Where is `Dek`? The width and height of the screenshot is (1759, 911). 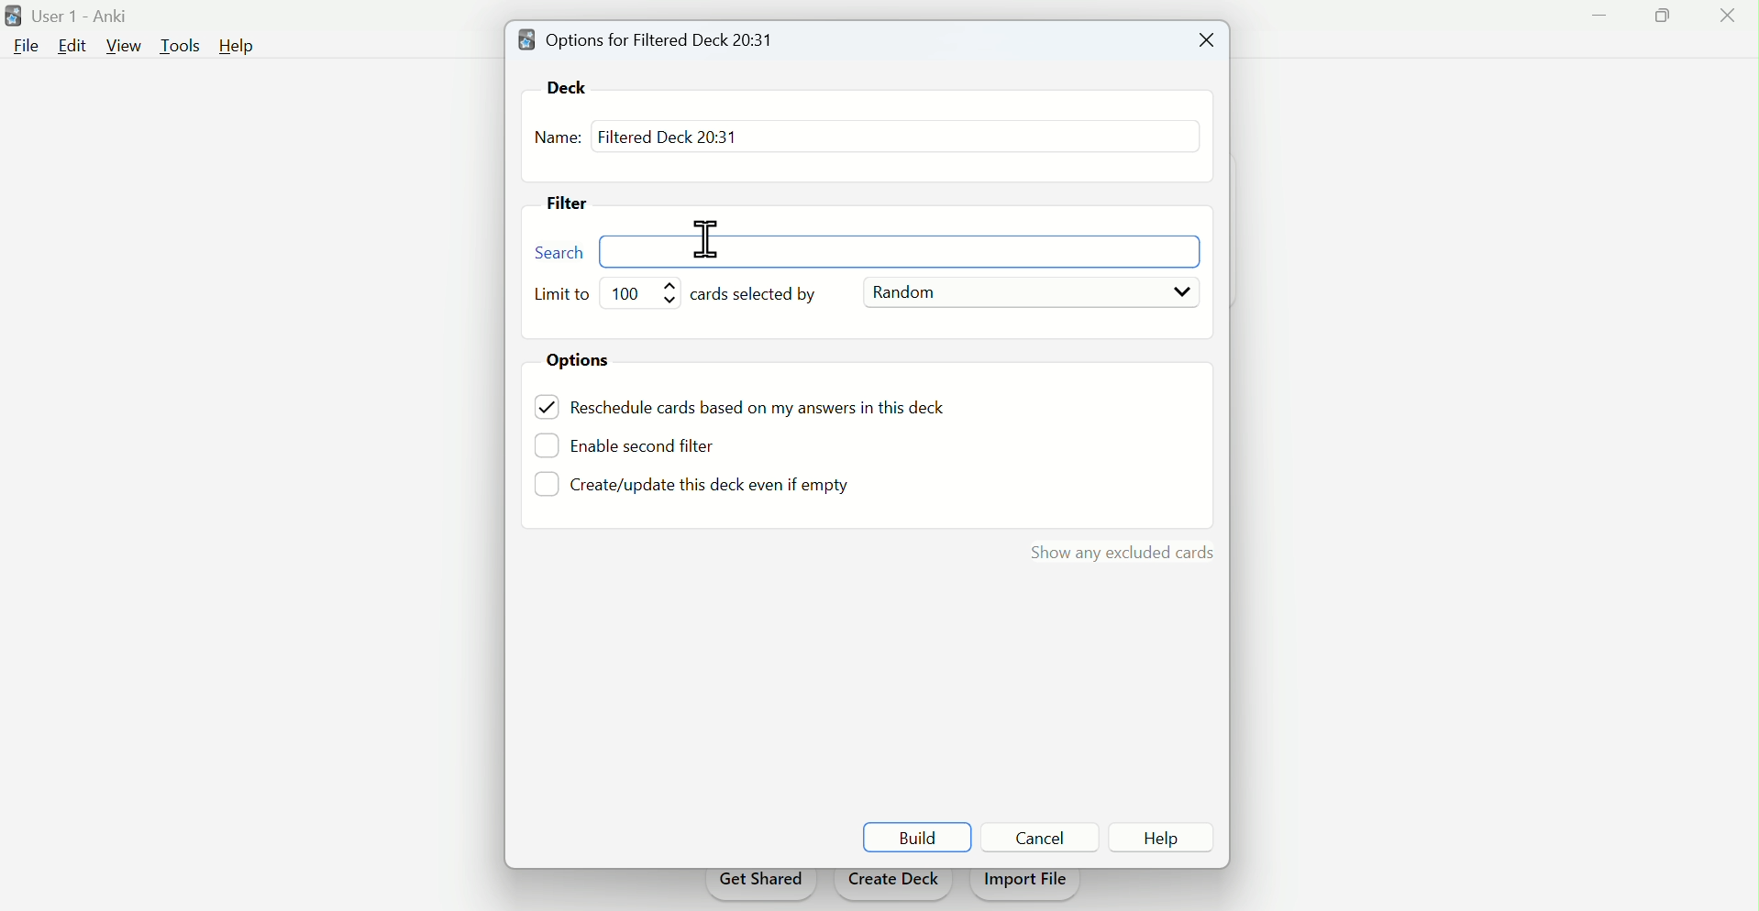
Dek is located at coordinates (574, 86).